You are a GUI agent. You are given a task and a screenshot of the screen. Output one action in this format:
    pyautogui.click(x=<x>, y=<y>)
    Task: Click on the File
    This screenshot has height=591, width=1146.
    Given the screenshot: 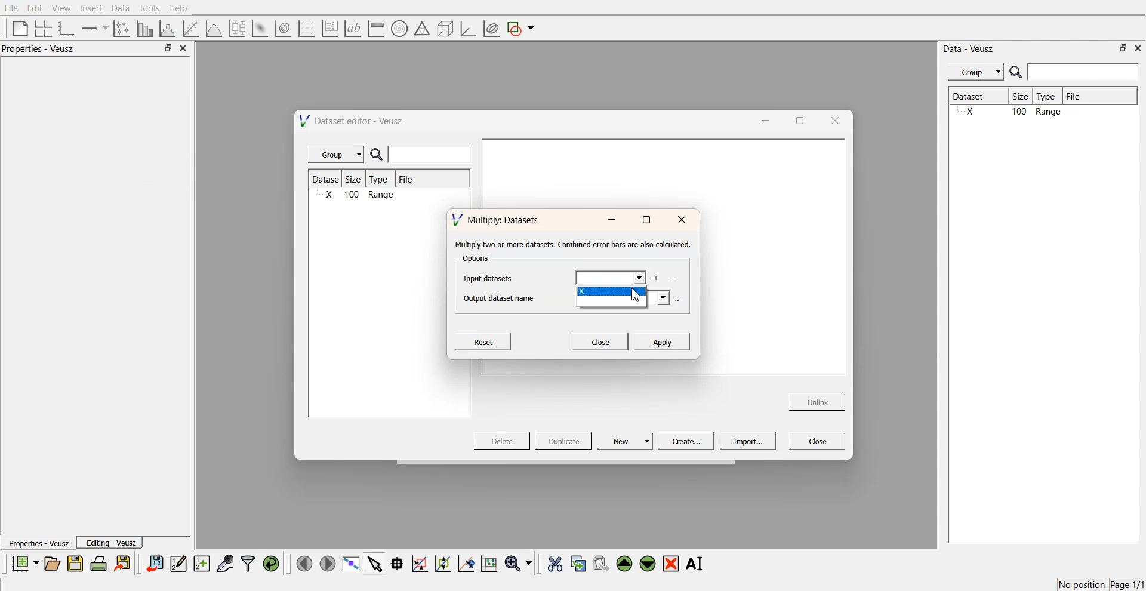 What is the action you would take?
    pyautogui.click(x=407, y=181)
    